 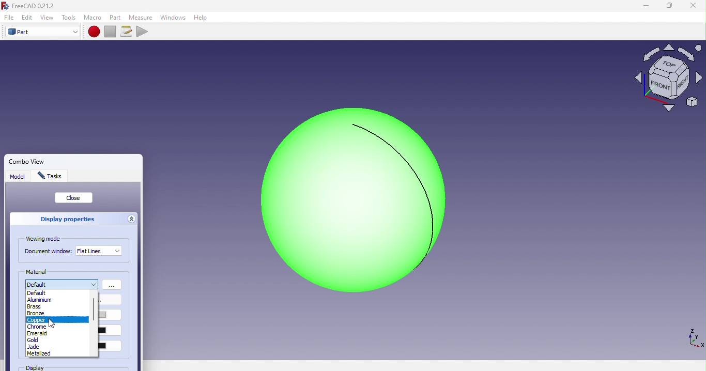 I want to click on Windows, so click(x=173, y=18).